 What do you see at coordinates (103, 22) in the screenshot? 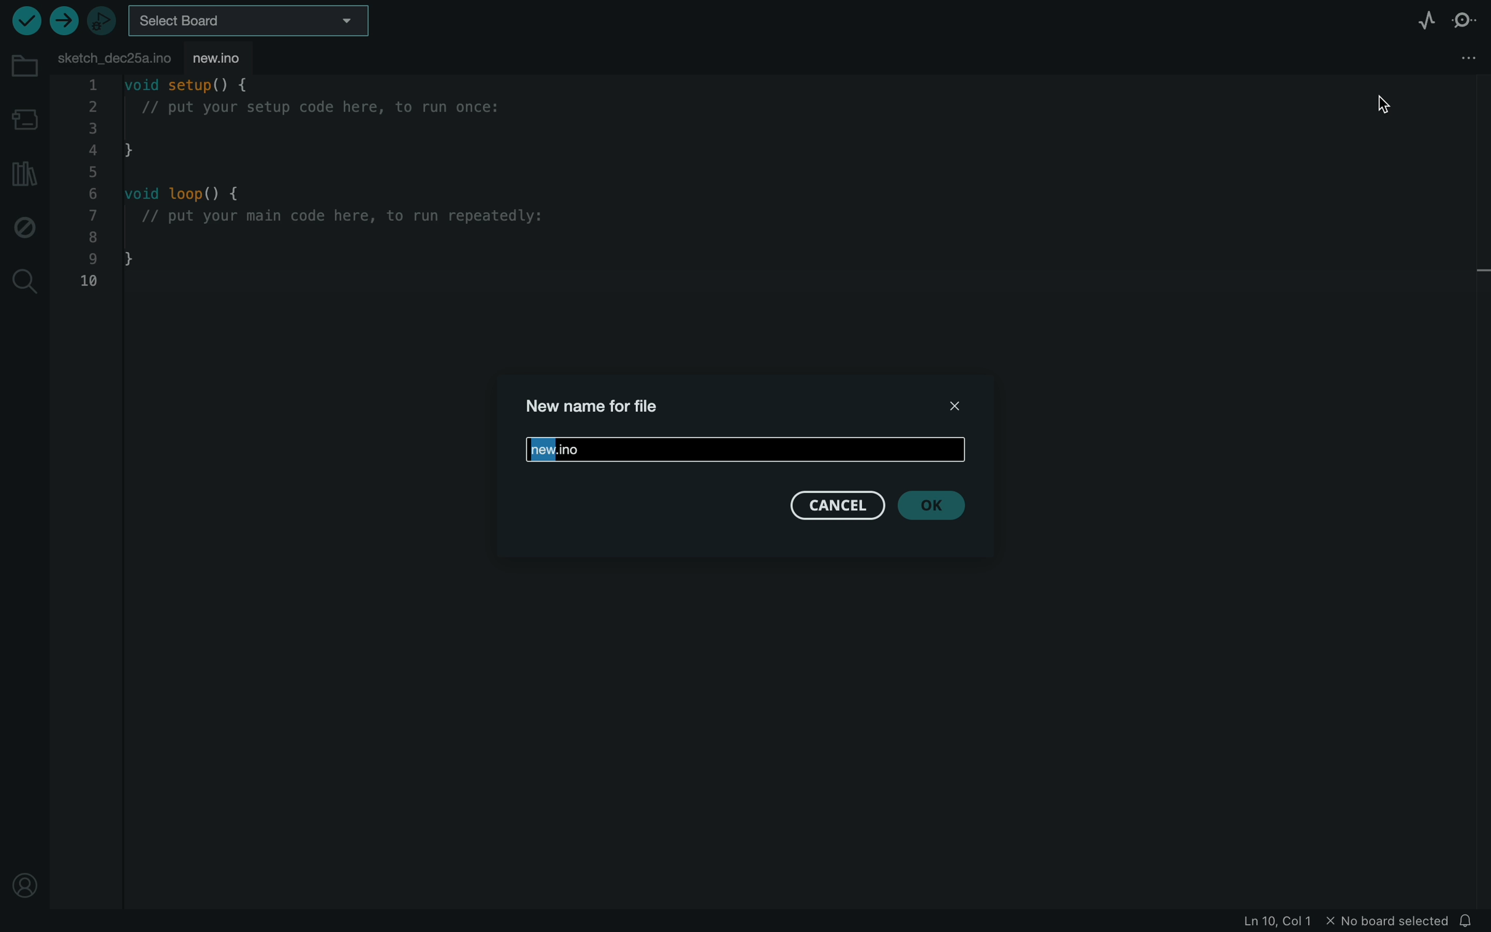
I see `debugger` at bounding box center [103, 22].